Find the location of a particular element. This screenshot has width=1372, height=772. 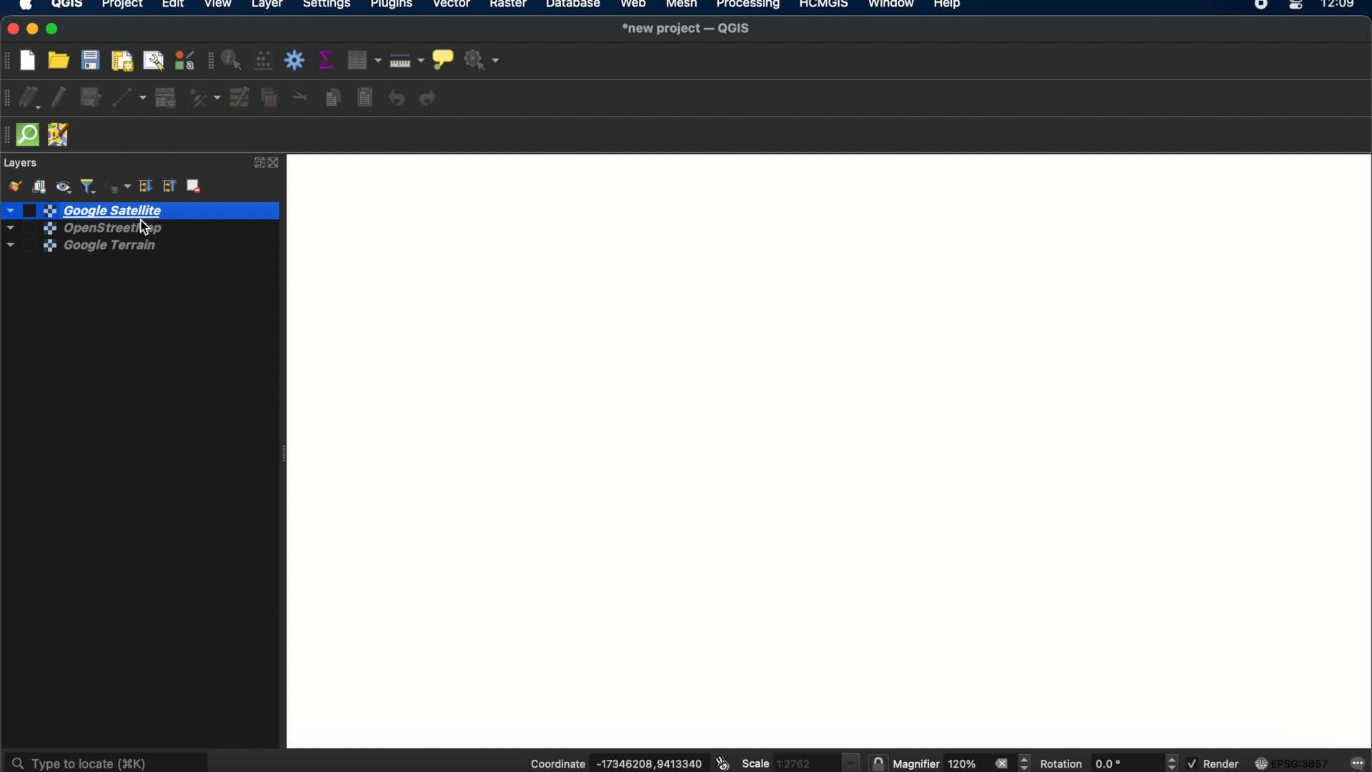

QGIS is located at coordinates (67, 6).